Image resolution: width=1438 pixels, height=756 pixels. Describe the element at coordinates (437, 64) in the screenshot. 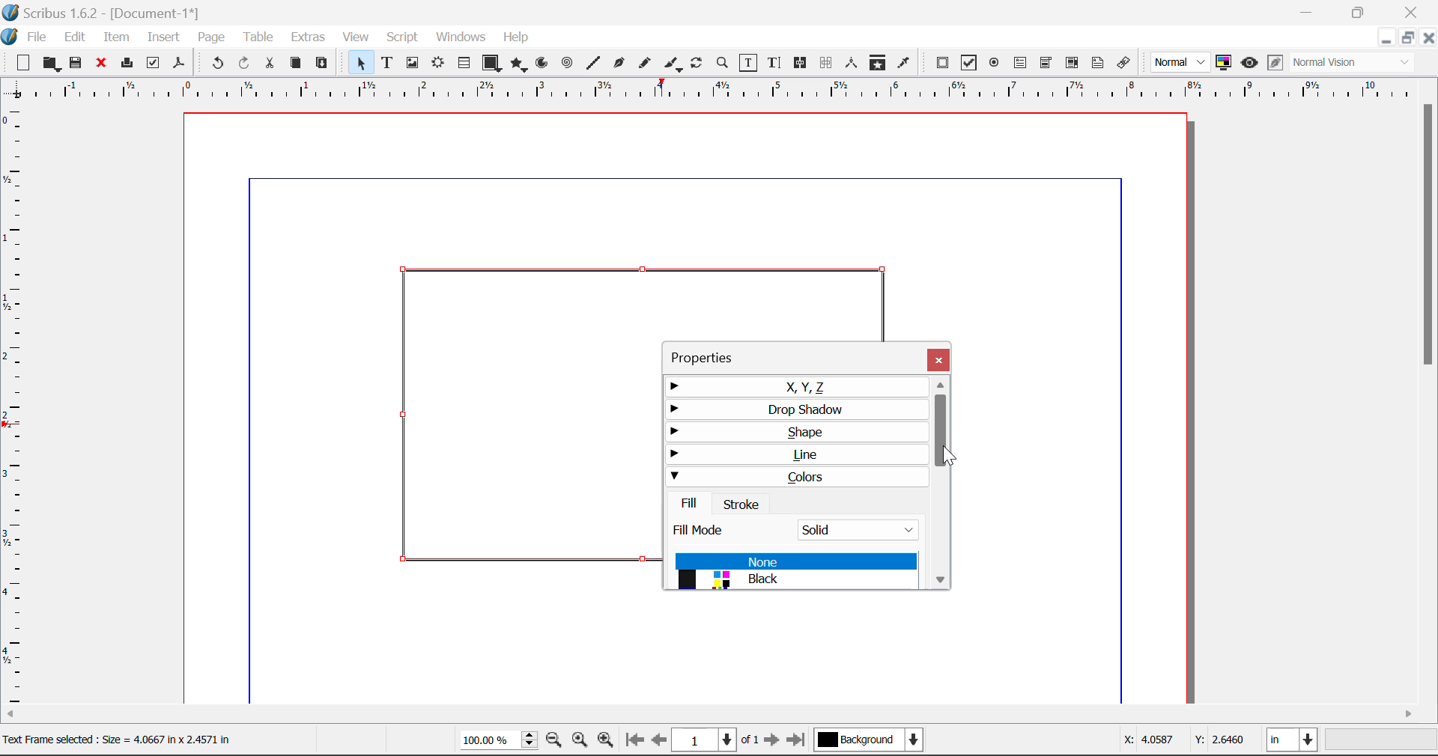

I see `Render Frame` at that location.